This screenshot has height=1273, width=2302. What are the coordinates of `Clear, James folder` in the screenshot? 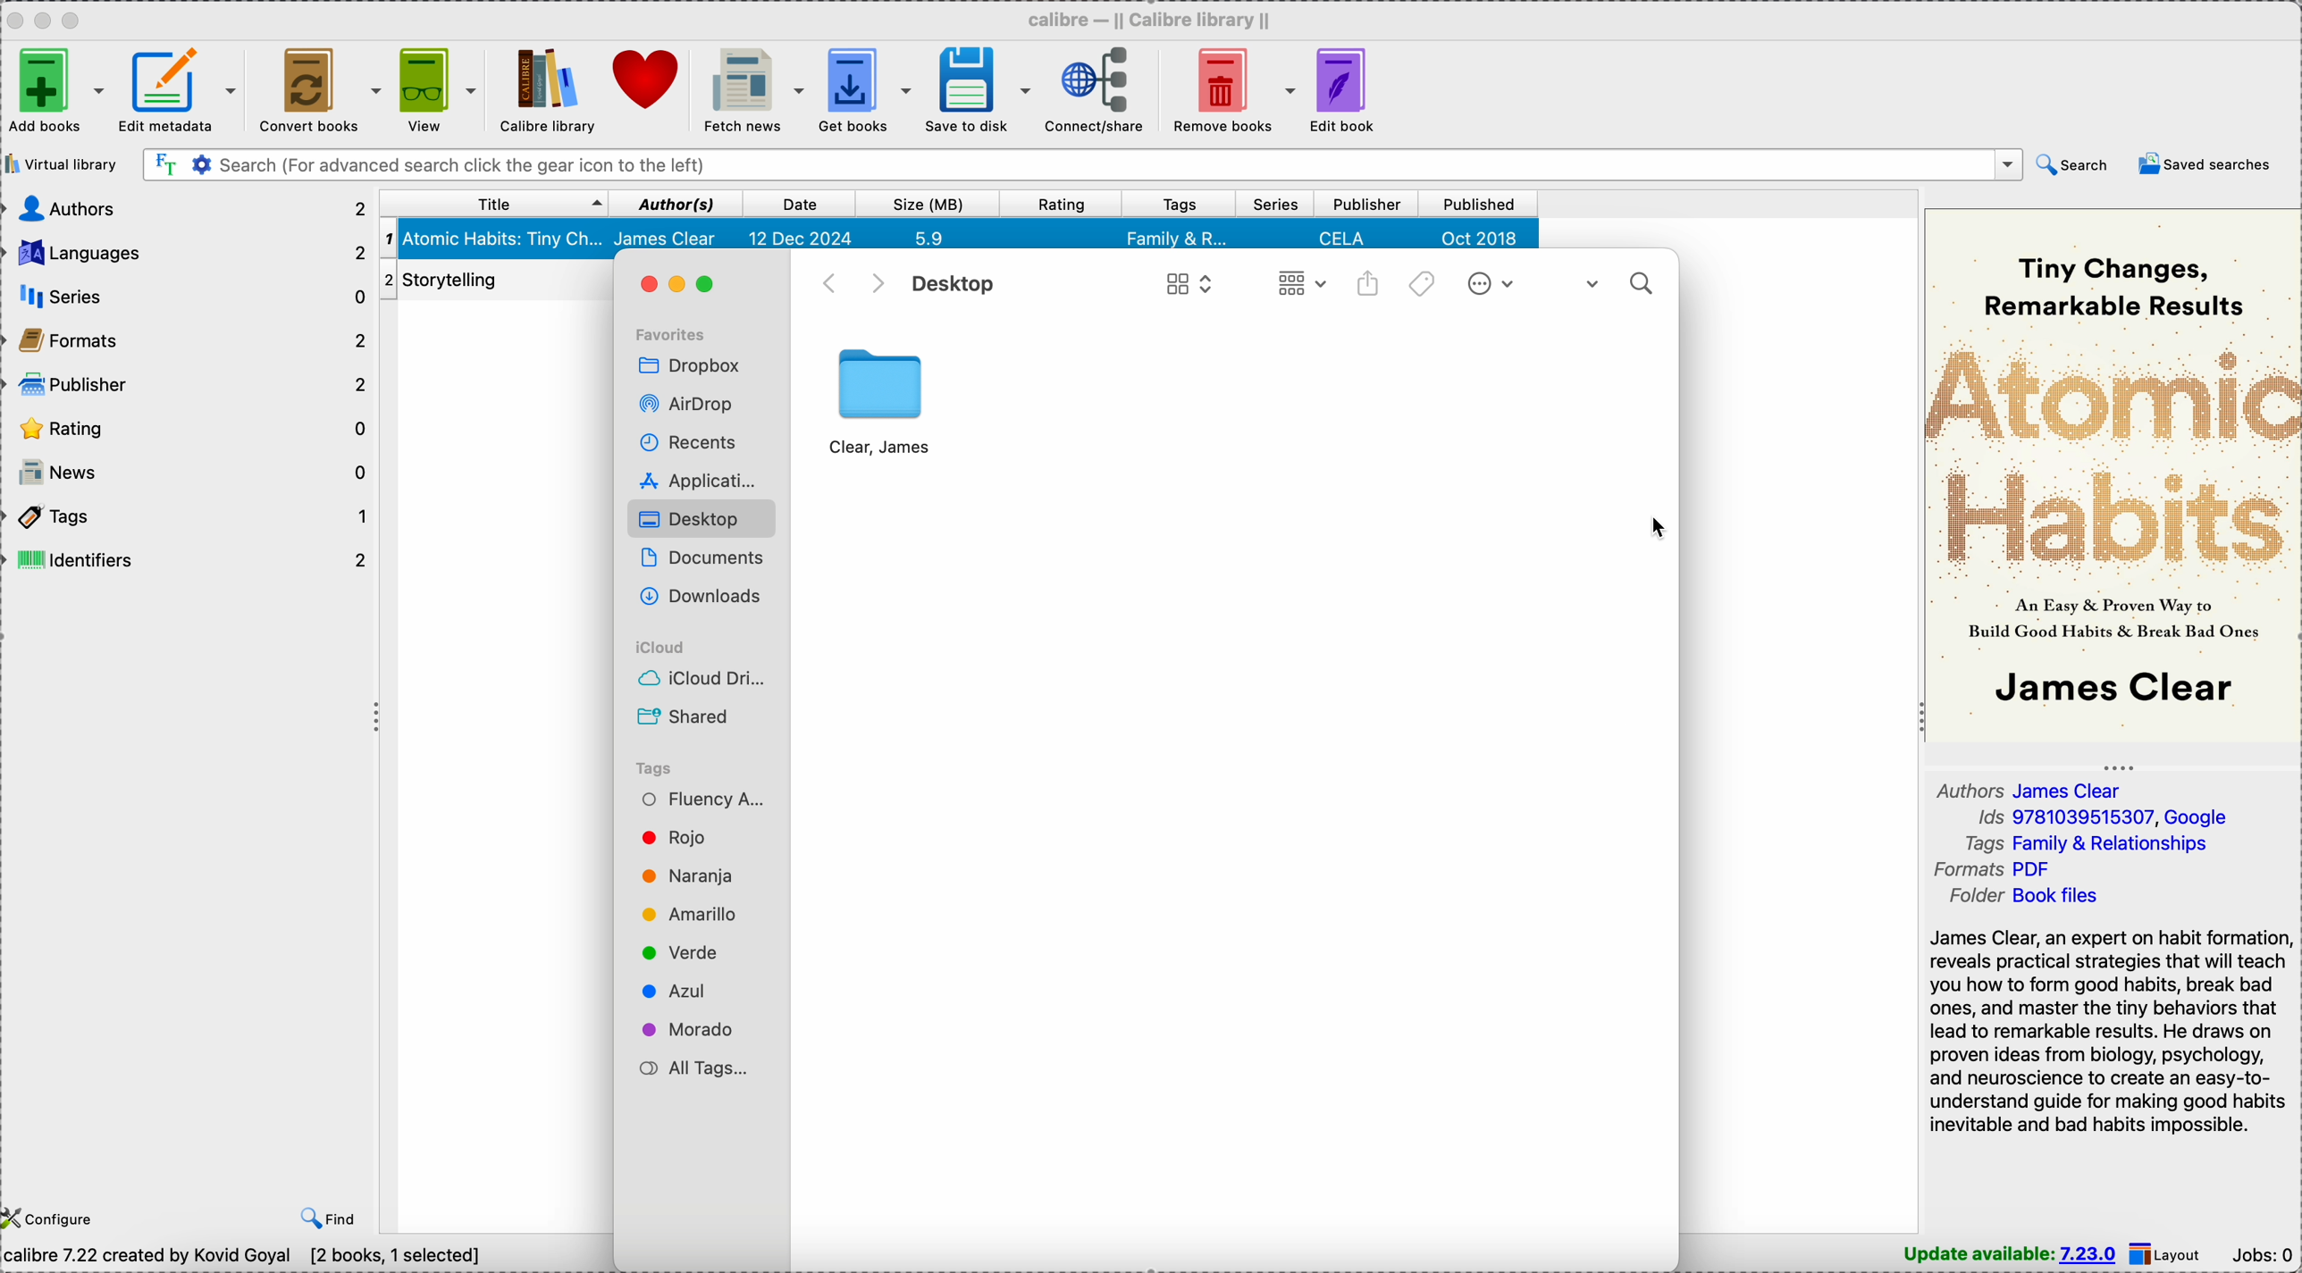 It's located at (883, 402).